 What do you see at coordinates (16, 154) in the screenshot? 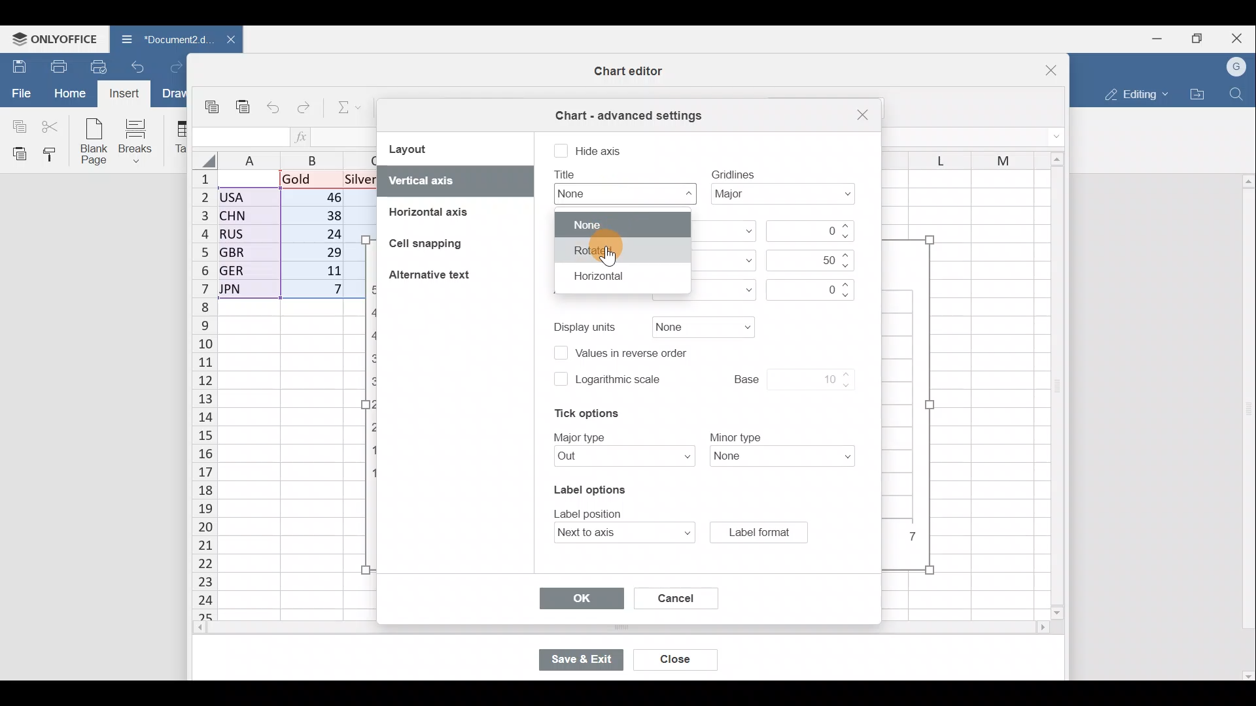
I see `Paste` at bounding box center [16, 154].